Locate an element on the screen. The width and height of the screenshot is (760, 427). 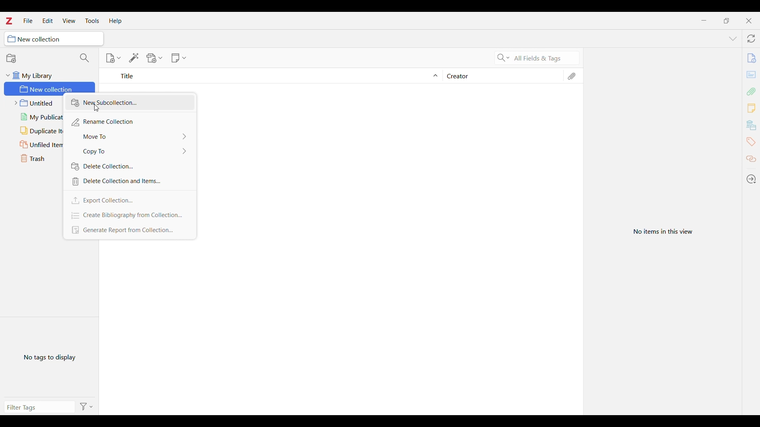
New collection is located at coordinates (130, 102).